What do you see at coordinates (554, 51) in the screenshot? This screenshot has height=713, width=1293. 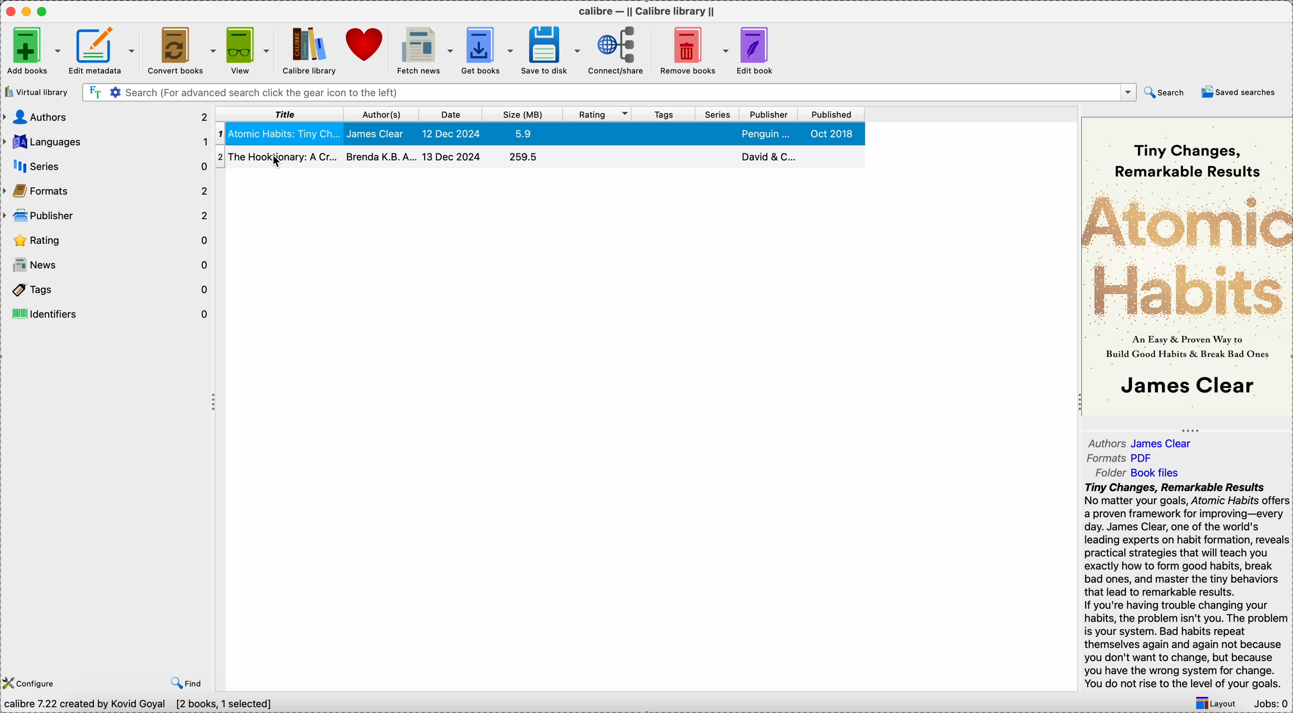 I see `save to disk` at bounding box center [554, 51].